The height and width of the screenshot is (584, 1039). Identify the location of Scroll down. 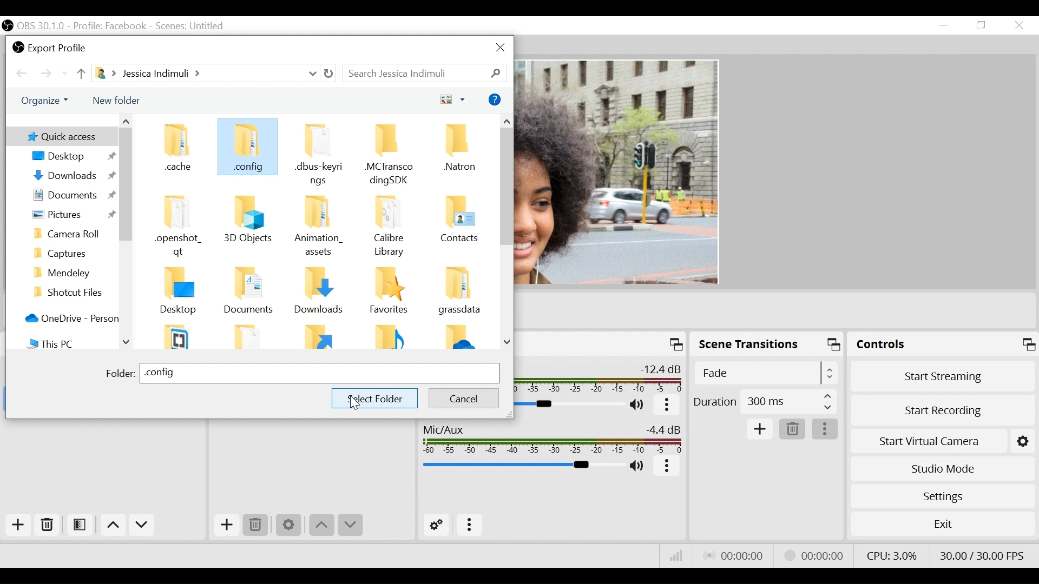
(127, 342).